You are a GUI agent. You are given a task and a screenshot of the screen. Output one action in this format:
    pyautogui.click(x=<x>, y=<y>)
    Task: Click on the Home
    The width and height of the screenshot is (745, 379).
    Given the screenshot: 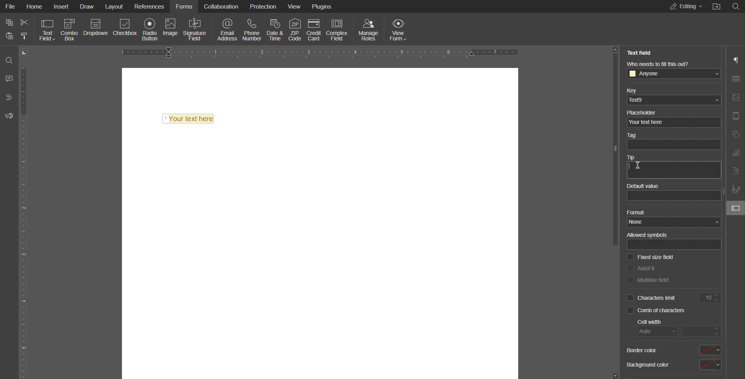 What is the action you would take?
    pyautogui.click(x=34, y=6)
    